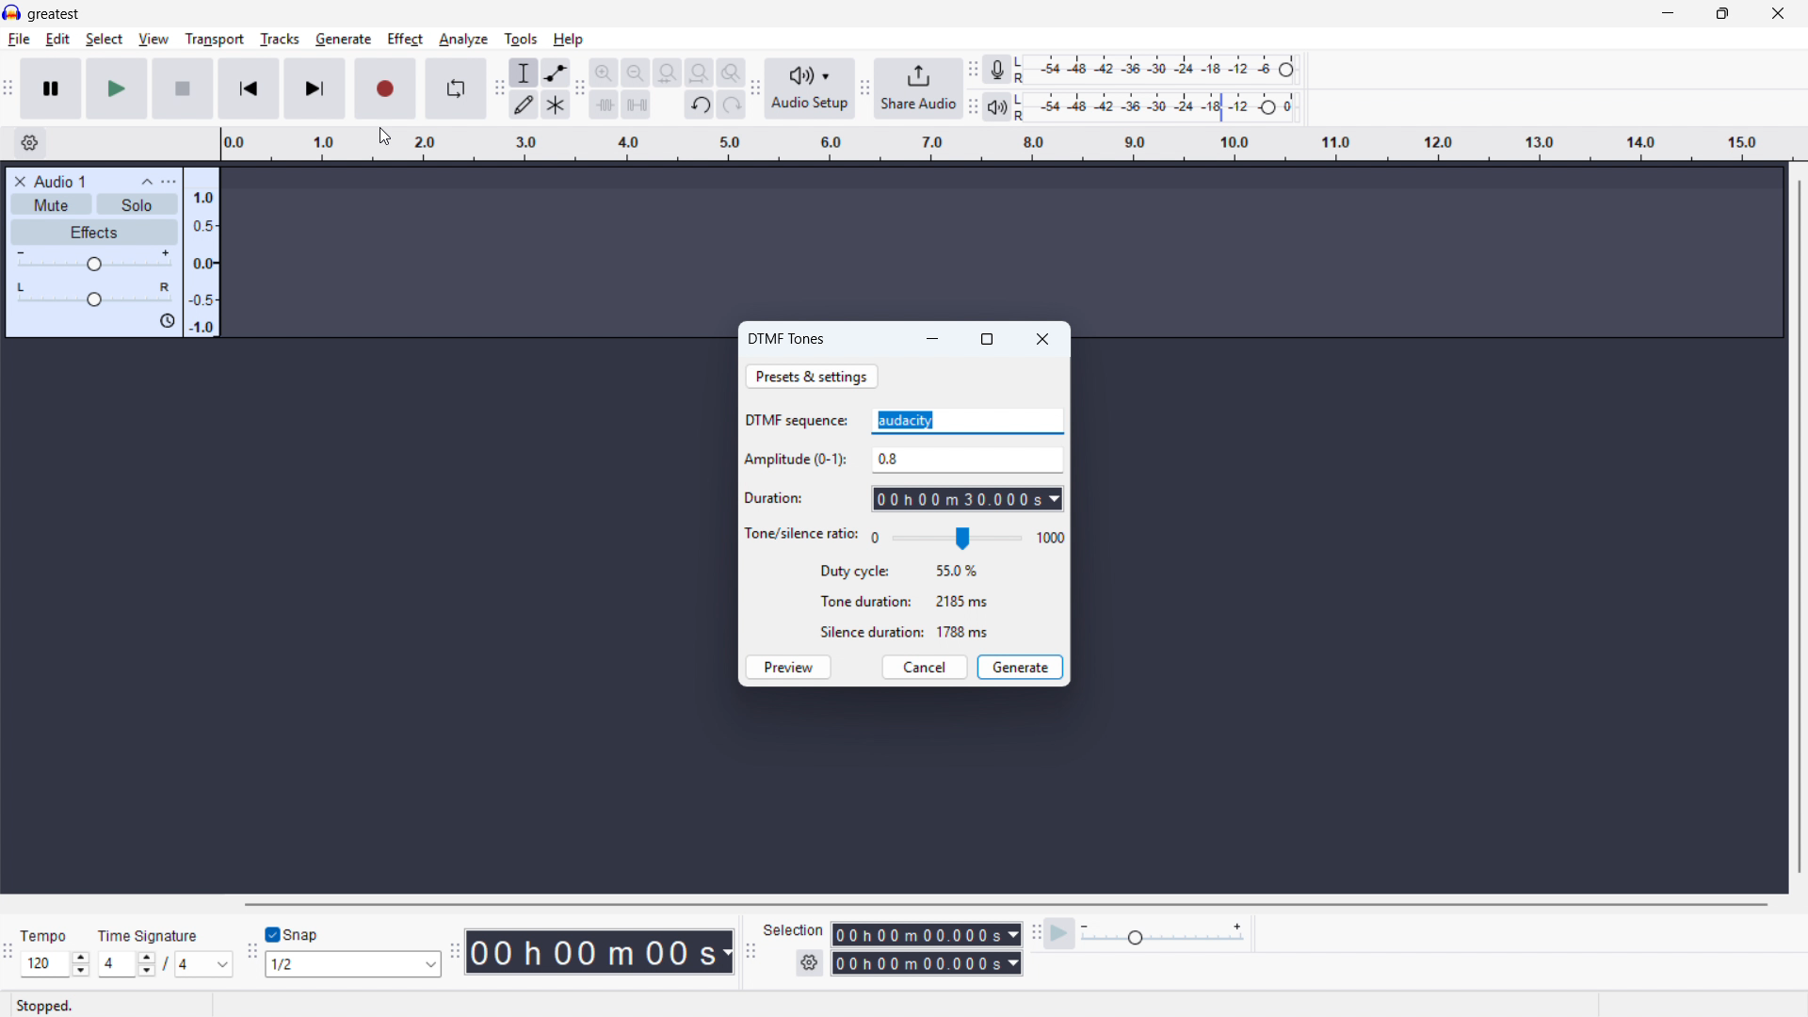 Image resolution: width=1808 pixels, height=1017 pixels. What do you see at coordinates (904, 601) in the screenshot?
I see `tone duration: 2185 ms` at bounding box center [904, 601].